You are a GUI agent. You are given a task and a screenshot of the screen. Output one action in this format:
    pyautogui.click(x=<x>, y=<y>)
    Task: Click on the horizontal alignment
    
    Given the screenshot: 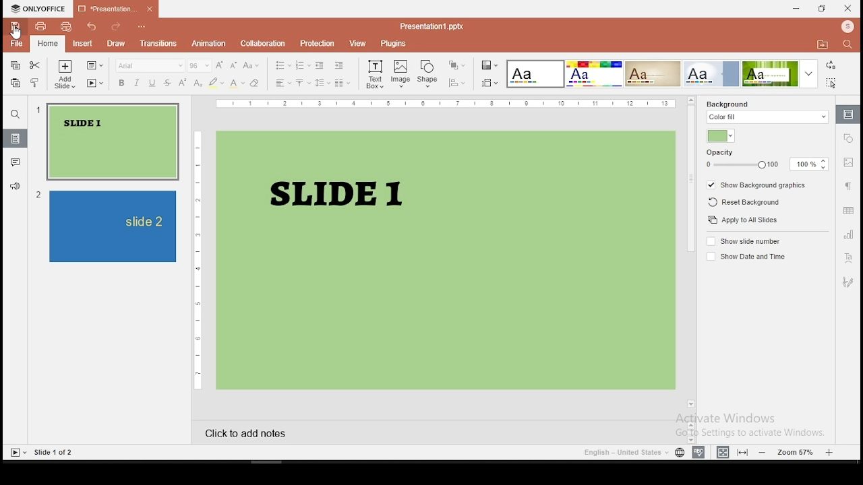 What is the action you would take?
    pyautogui.click(x=282, y=84)
    